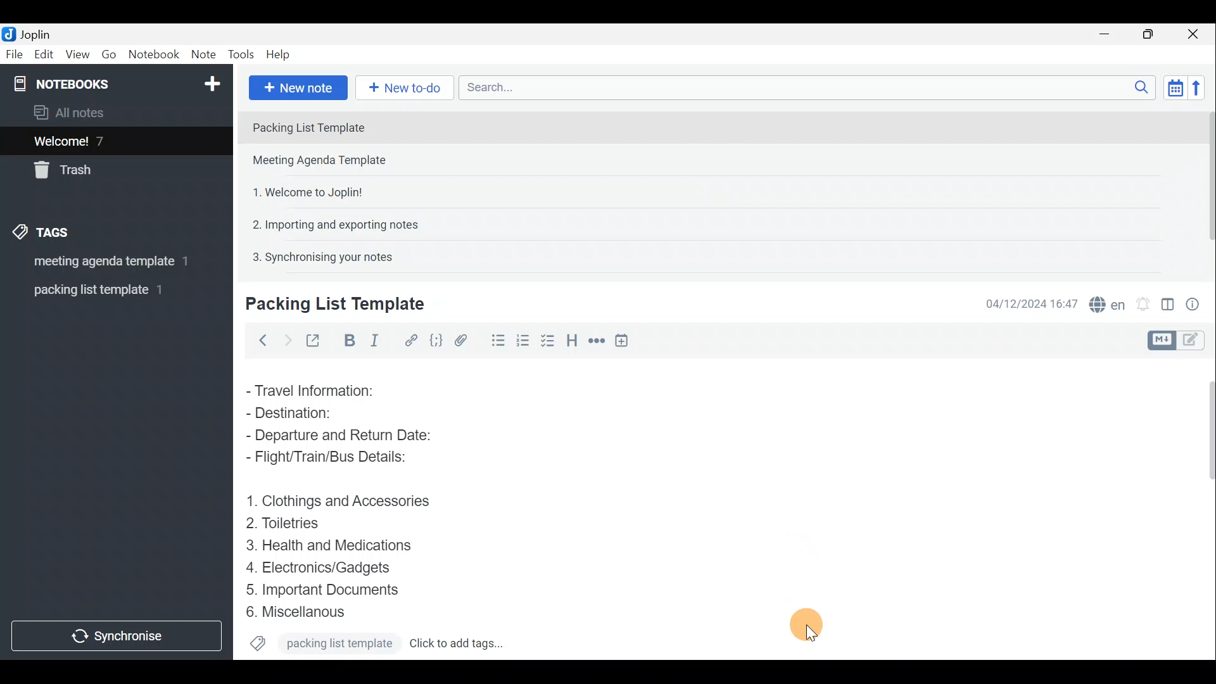  Describe the element at coordinates (1197, 34) in the screenshot. I see `Close` at that location.